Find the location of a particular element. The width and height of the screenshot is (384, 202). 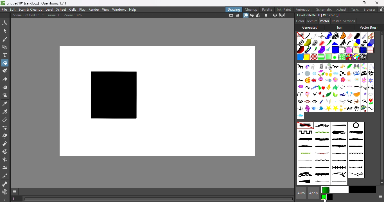

Tulle is located at coordinates (350, 36).